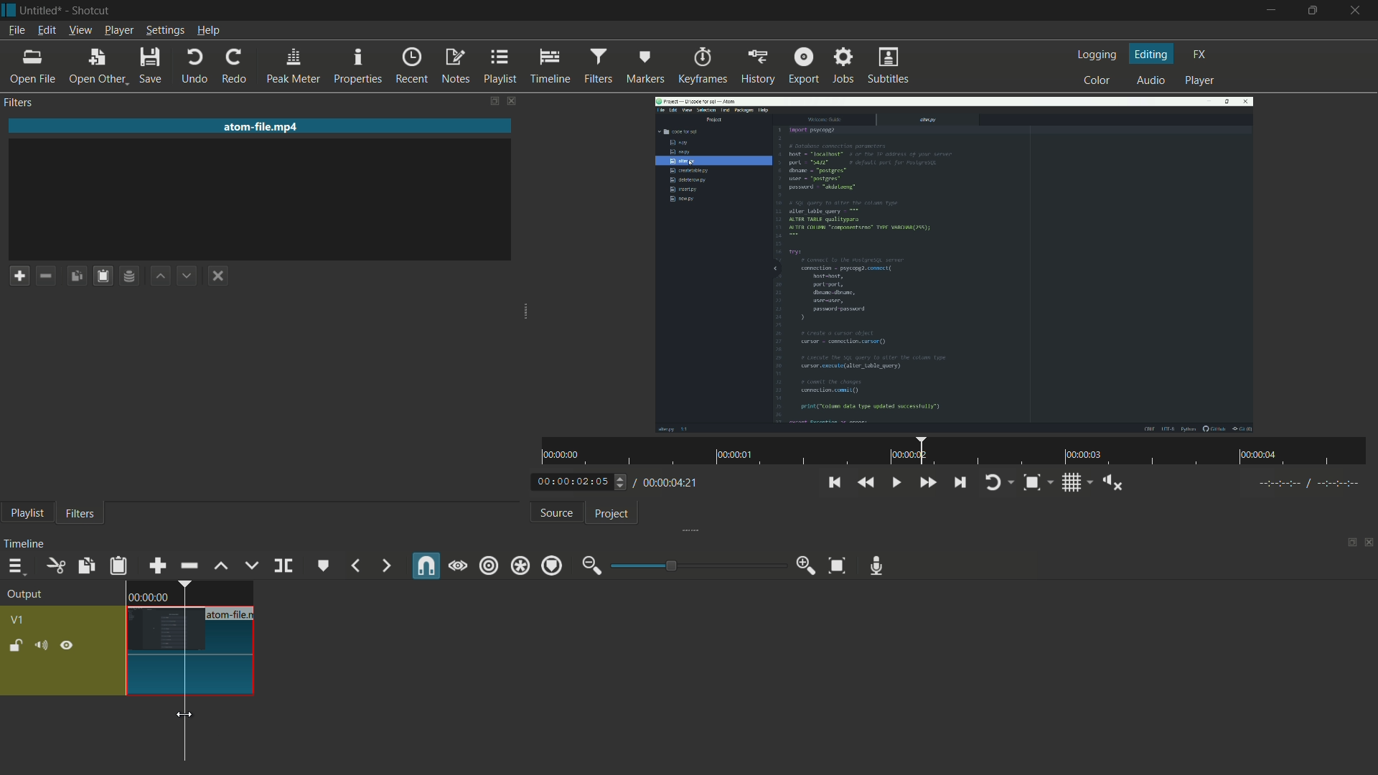  What do you see at coordinates (573, 481) in the screenshot?
I see `current time` at bounding box center [573, 481].